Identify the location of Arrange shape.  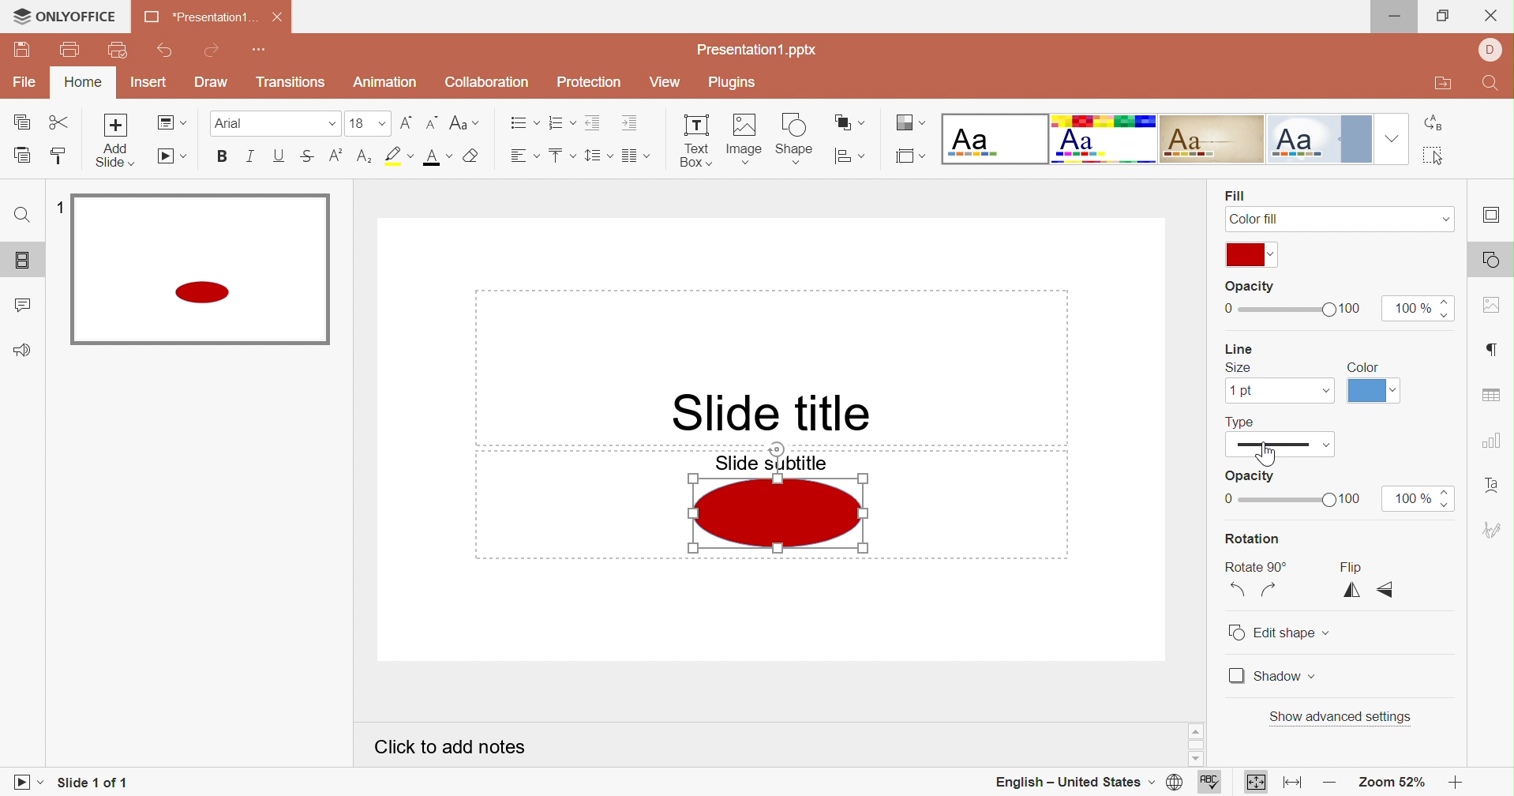
(848, 122).